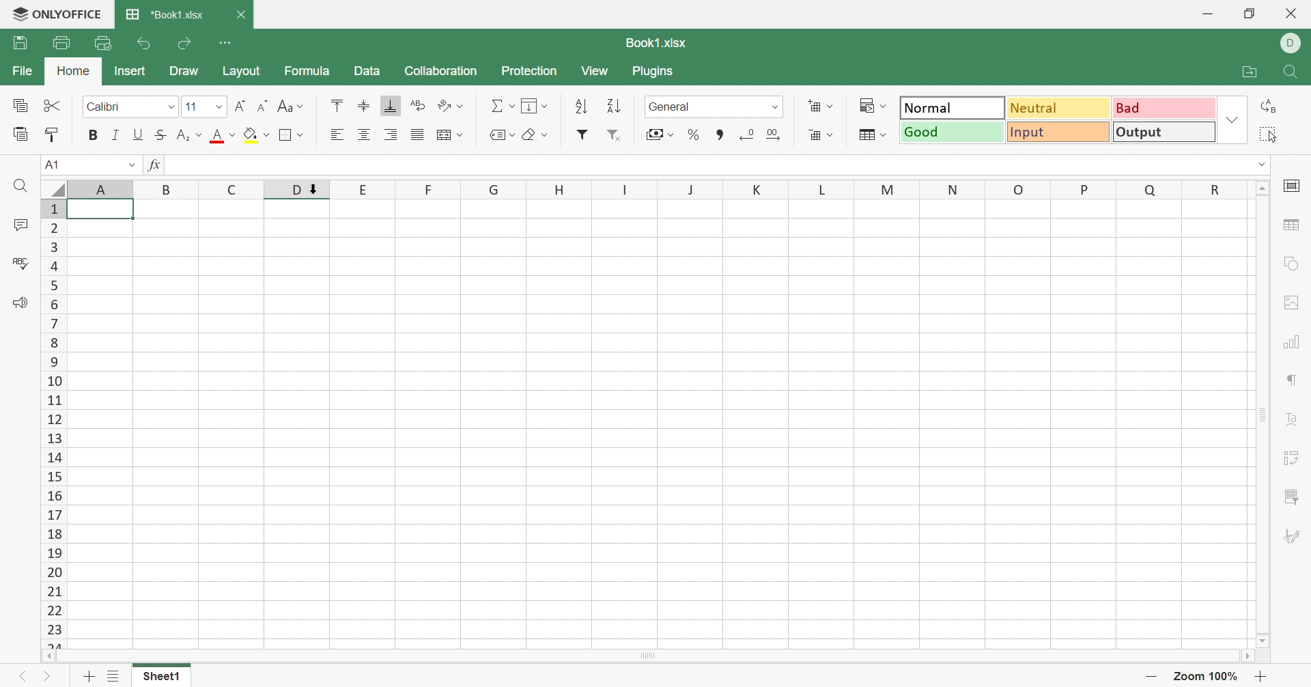  I want to click on Drop Down, so click(830, 135).